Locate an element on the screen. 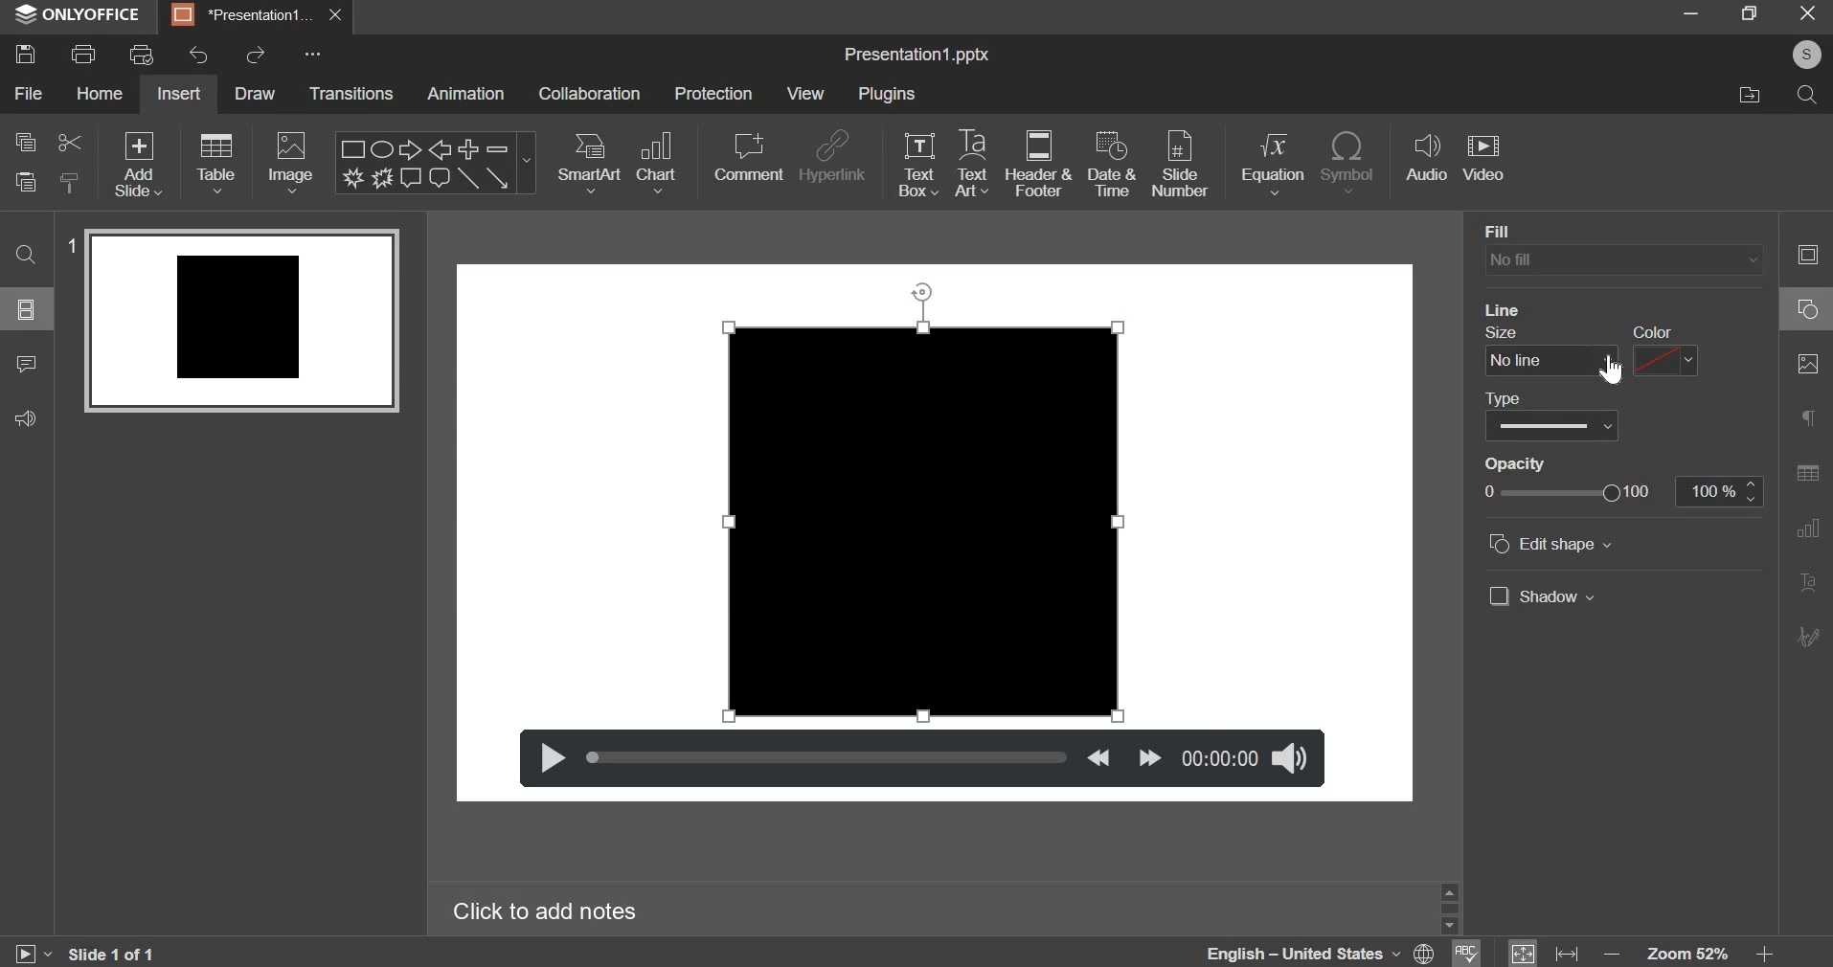 The height and width of the screenshot is (967, 1833). file is located at coordinates (27, 92).